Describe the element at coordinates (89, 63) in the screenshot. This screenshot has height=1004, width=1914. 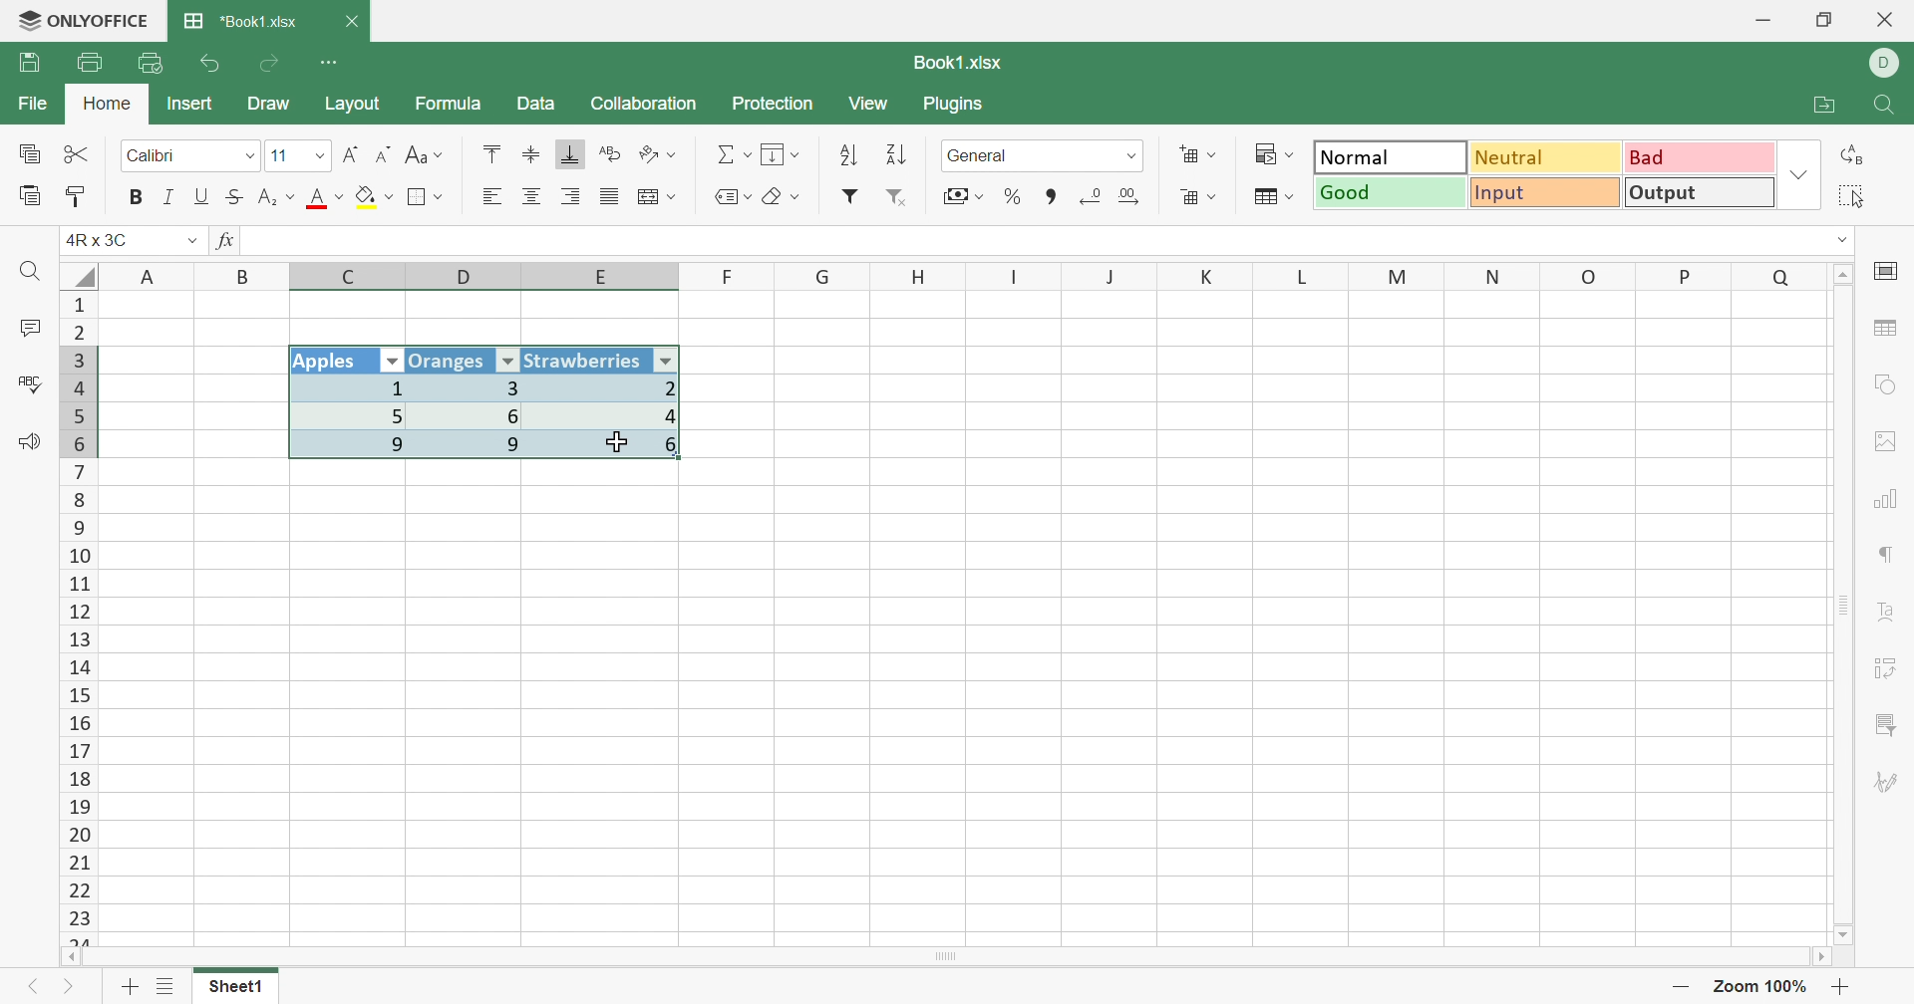
I see `Print` at that location.